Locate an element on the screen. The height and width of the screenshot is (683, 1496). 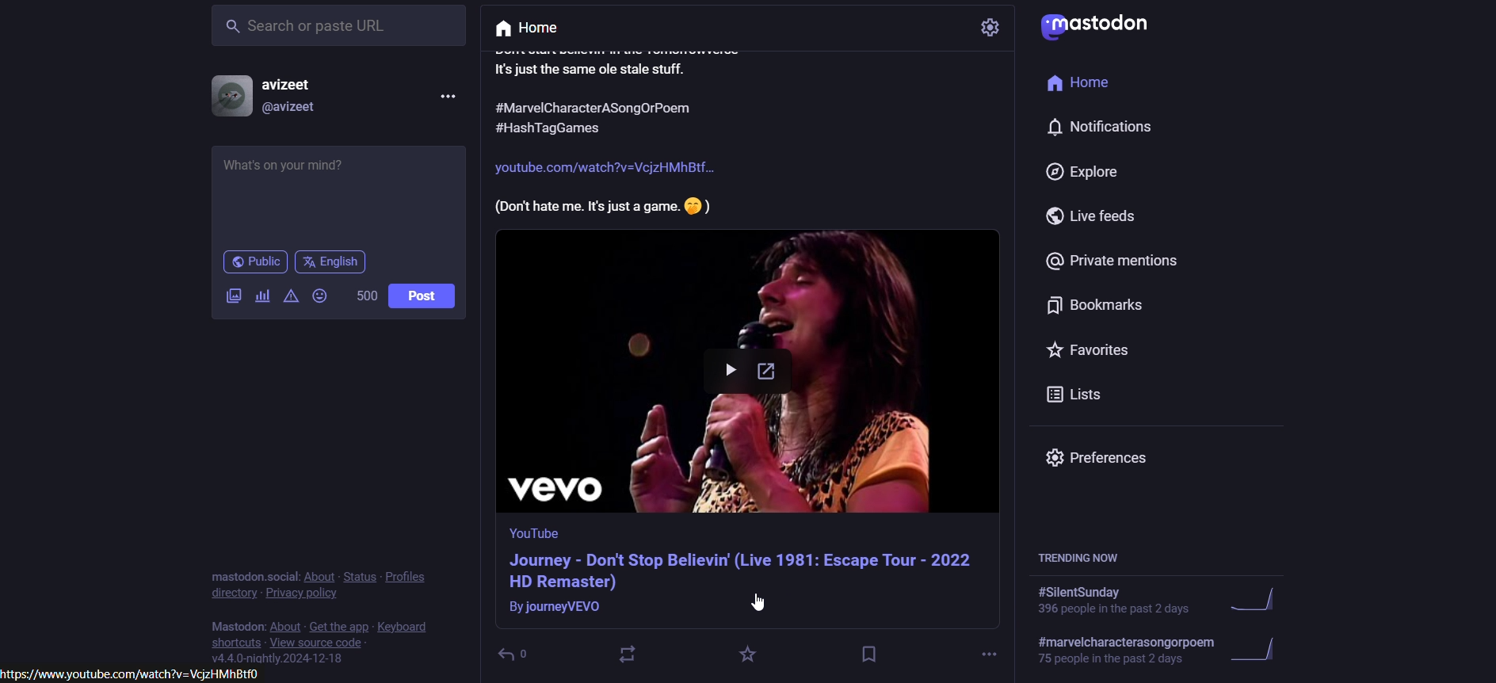
about is located at coordinates (283, 626).